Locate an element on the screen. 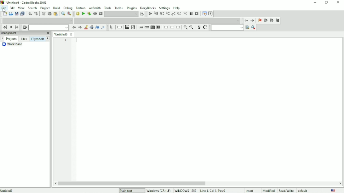  Jump back is located at coordinates (246, 21).